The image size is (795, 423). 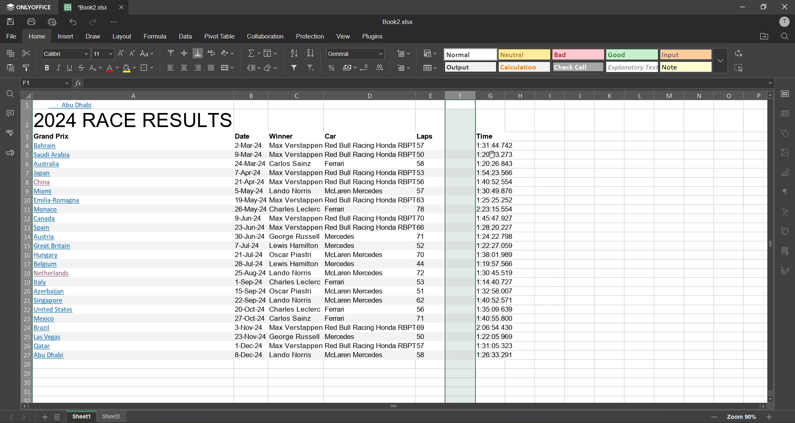 What do you see at coordinates (393, 406) in the screenshot?
I see `horizontal scrollbar` at bounding box center [393, 406].